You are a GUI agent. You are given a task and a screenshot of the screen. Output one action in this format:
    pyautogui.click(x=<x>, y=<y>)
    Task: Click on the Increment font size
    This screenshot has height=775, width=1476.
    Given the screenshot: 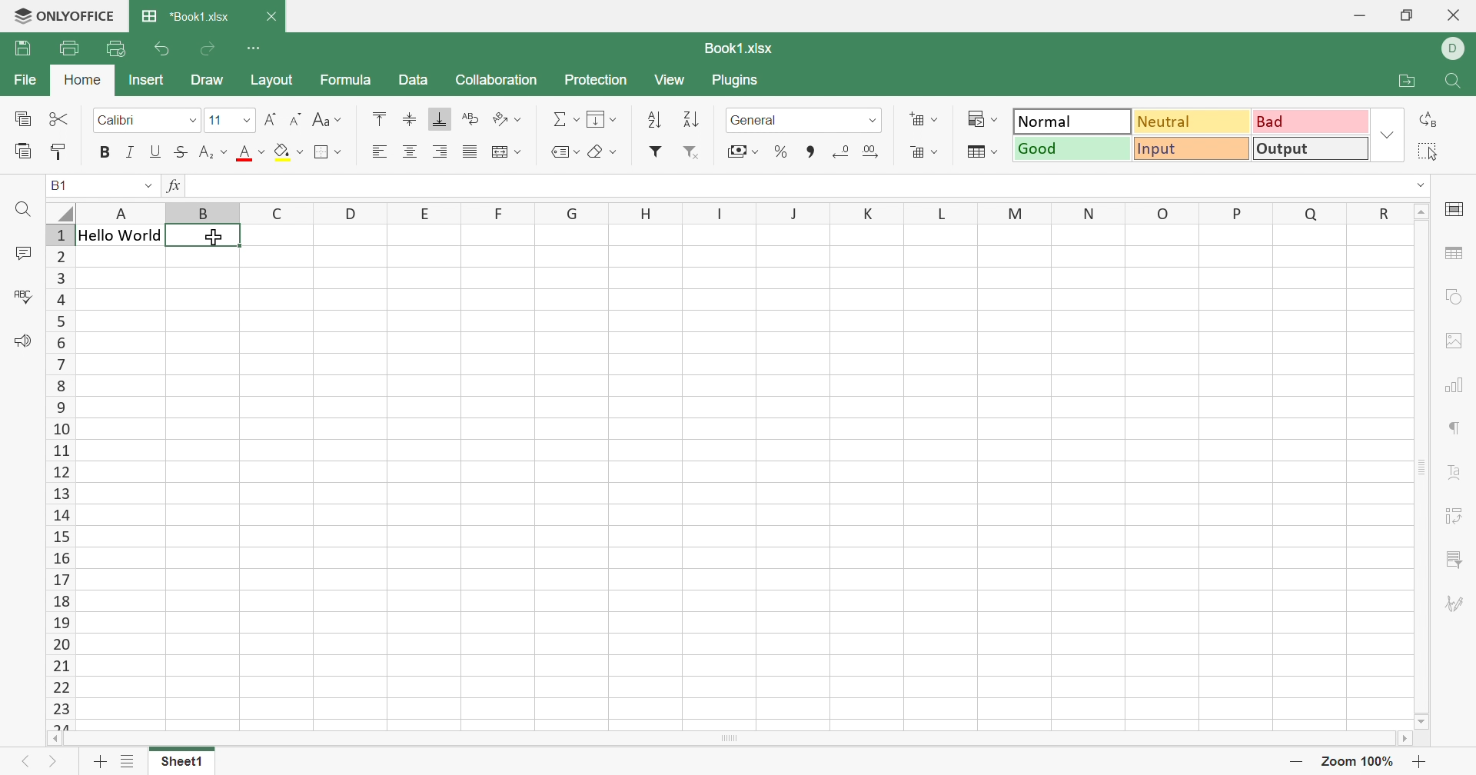 What is the action you would take?
    pyautogui.click(x=270, y=121)
    